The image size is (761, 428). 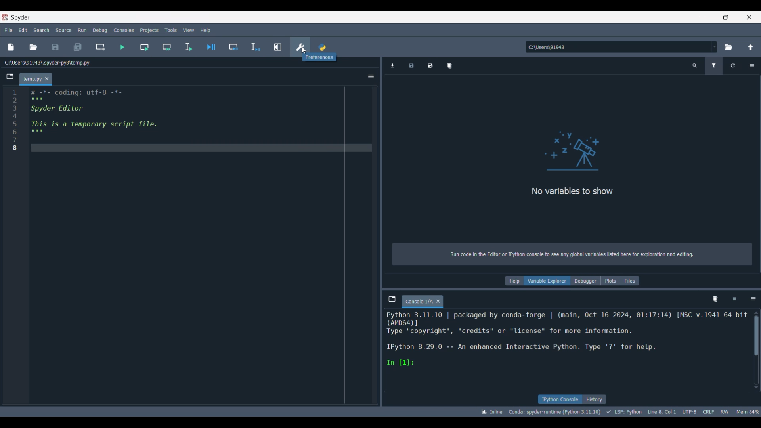 What do you see at coordinates (23, 30) in the screenshot?
I see `Edit menu` at bounding box center [23, 30].